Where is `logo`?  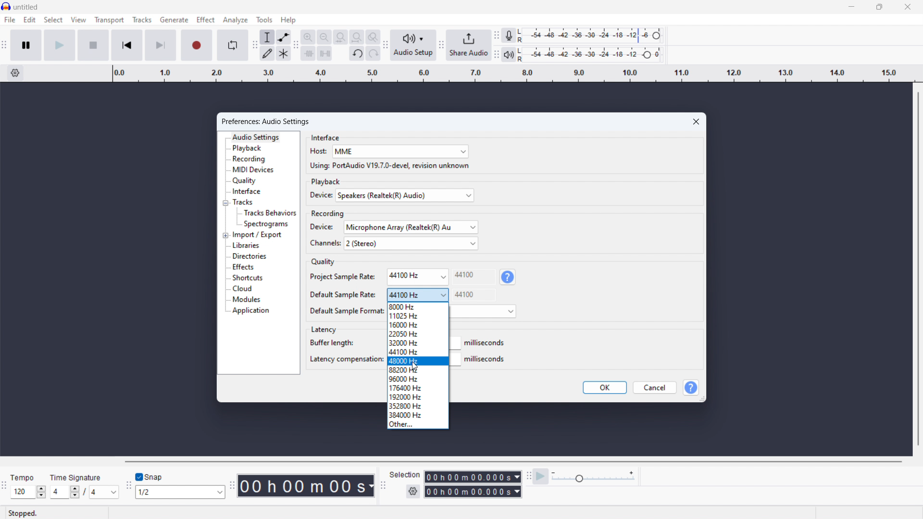
logo is located at coordinates (6, 6).